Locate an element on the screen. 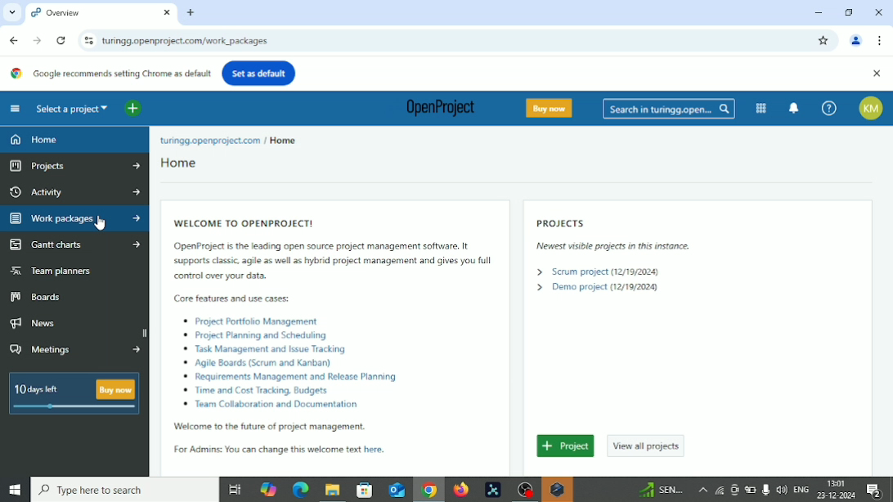  View all projects is located at coordinates (648, 446).